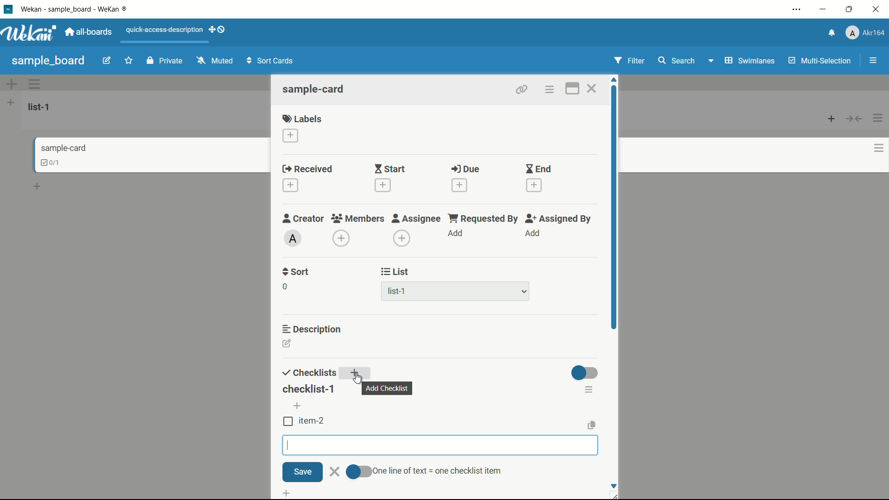  Describe the element at coordinates (382, 185) in the screenshot. I see `add date` at that location.